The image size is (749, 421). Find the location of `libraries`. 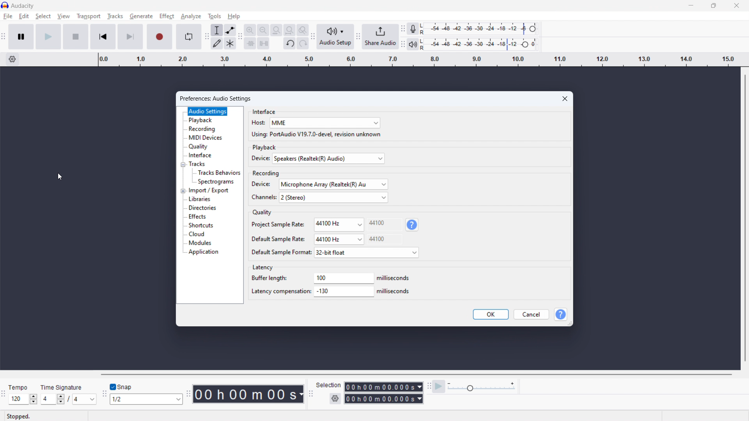

libraries is located at coordinates (200, 200).